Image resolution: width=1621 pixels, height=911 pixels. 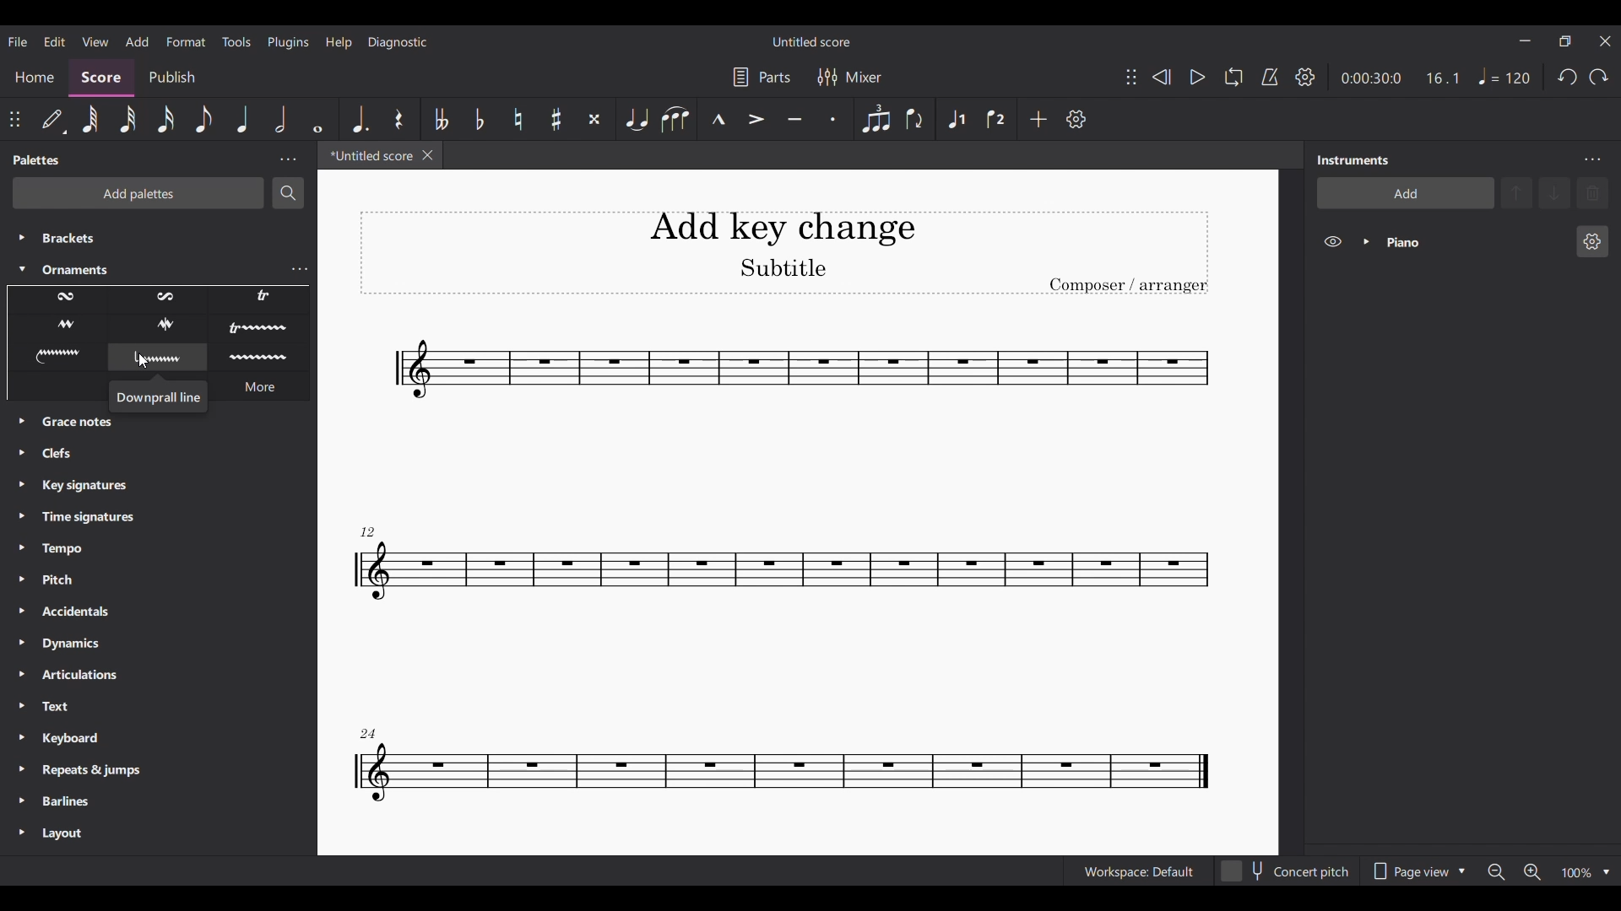 I want to click on Home section, so click(x=35, y=78).